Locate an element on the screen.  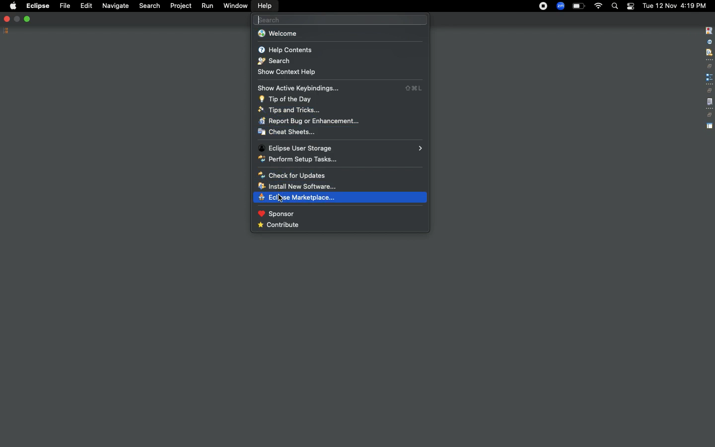
cursor is located at coordinates (281, 198).